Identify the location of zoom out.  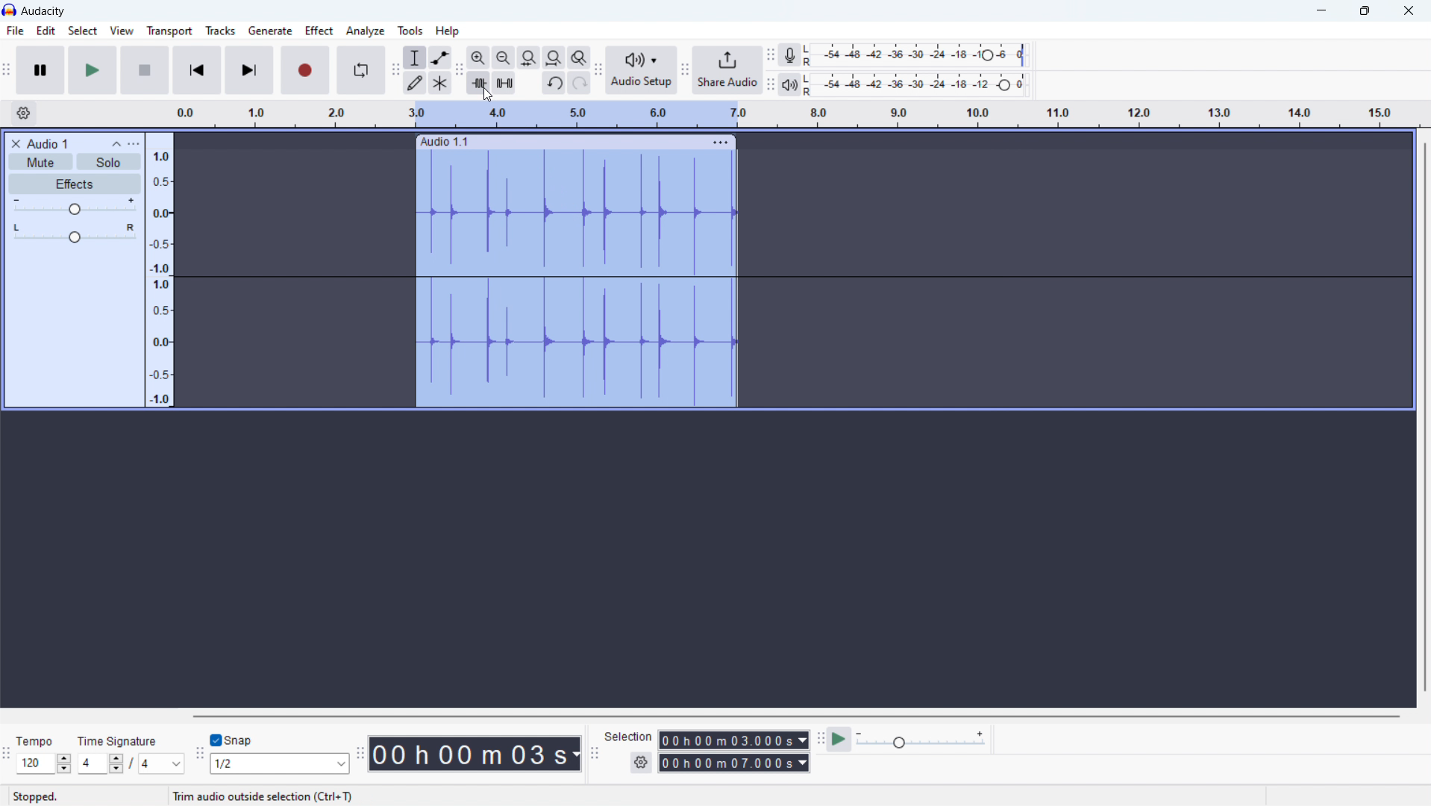
(504, 57).